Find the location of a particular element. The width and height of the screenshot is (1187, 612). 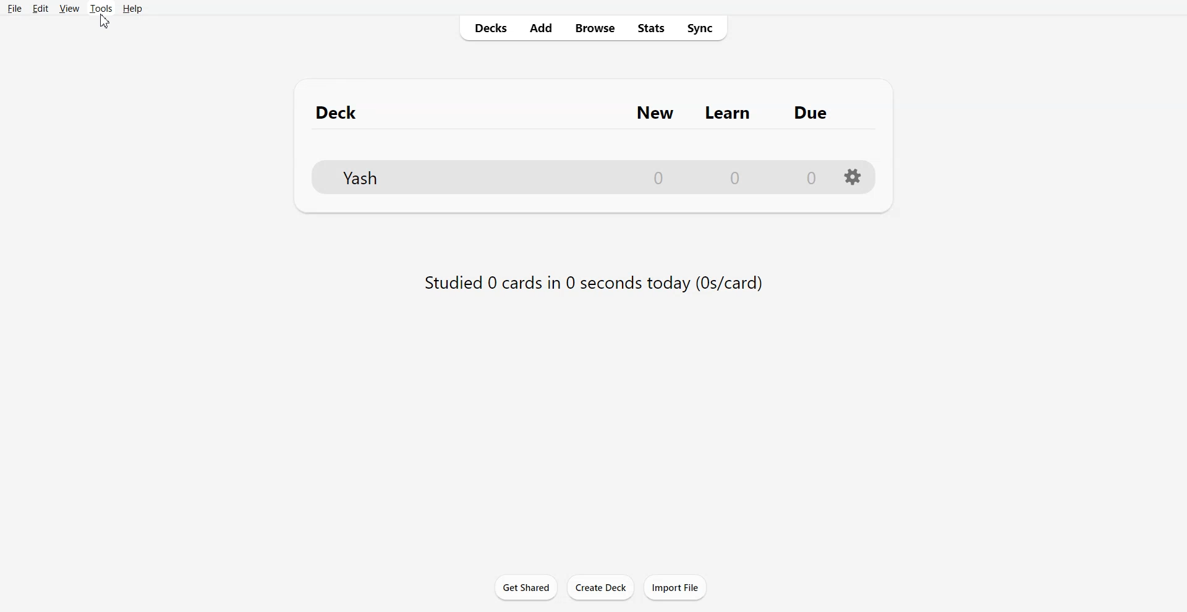

Learn is located at coordinates (730, 113).